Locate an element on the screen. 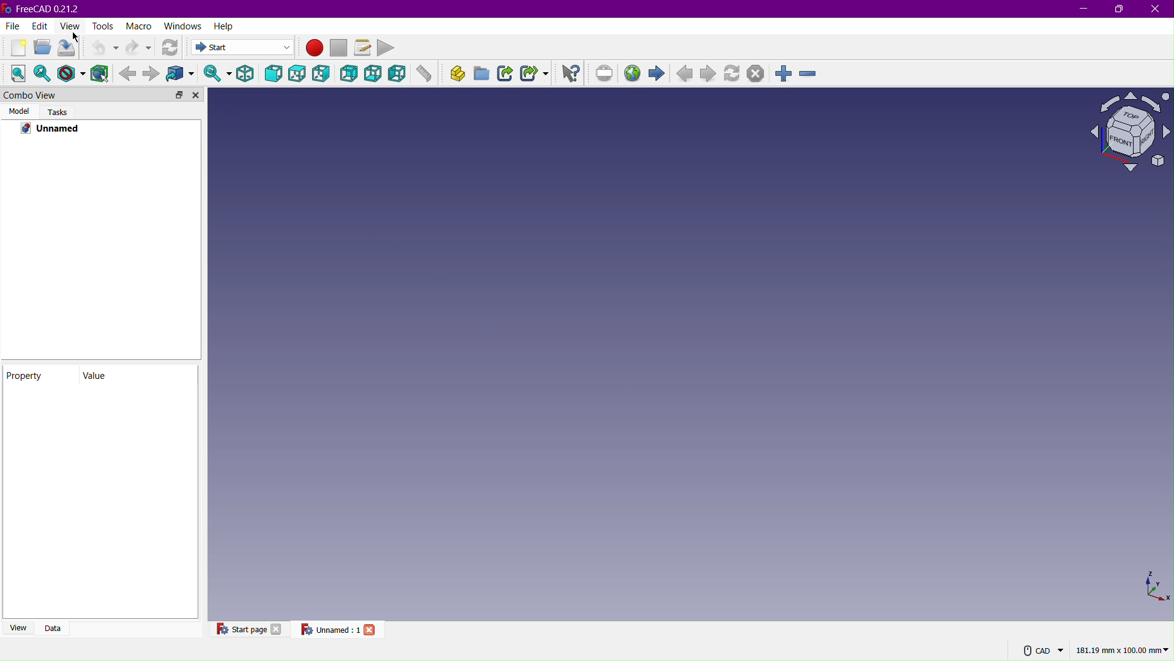 The image size is (1174, 661). Start Page is located at coordinates (253, 629).